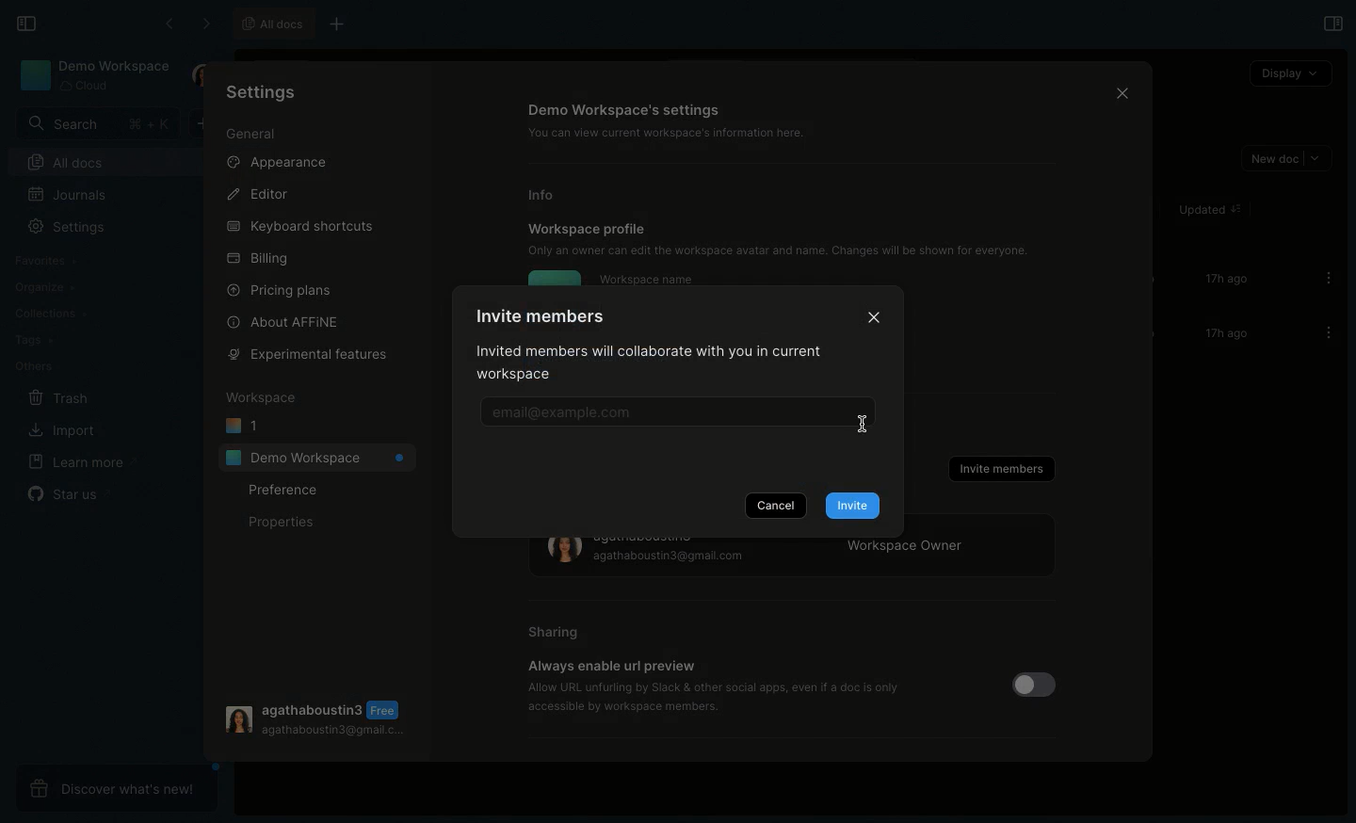 This screenshot has width=1356, height=823. I want to click on Star us, so click(70, 493).